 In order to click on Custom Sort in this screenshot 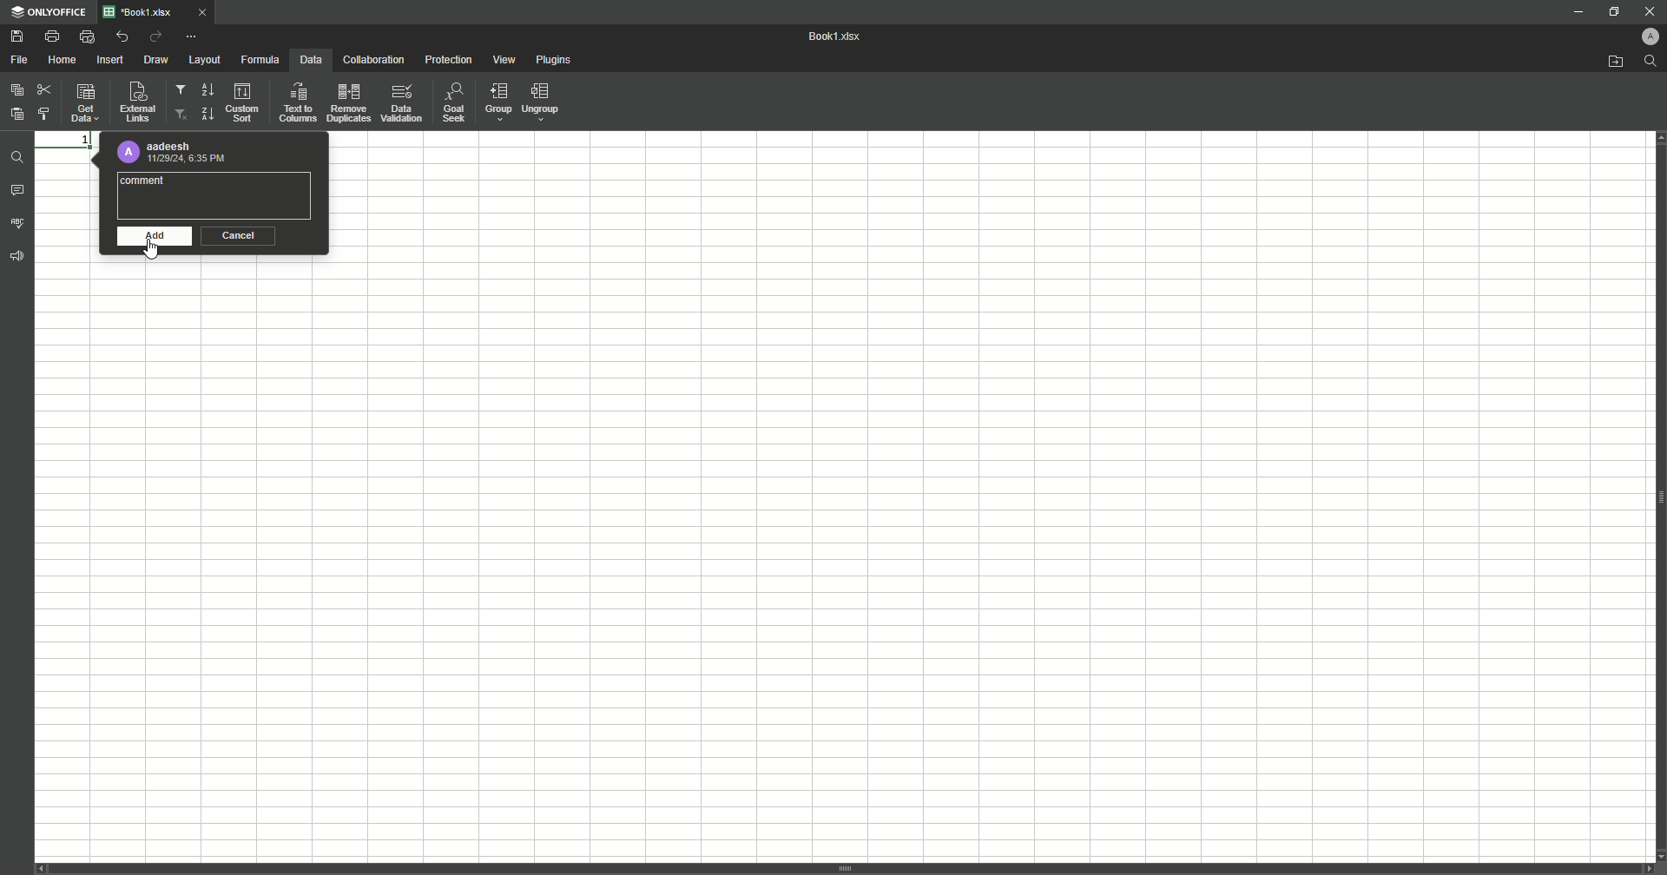, I will do `click(244, 103)`.